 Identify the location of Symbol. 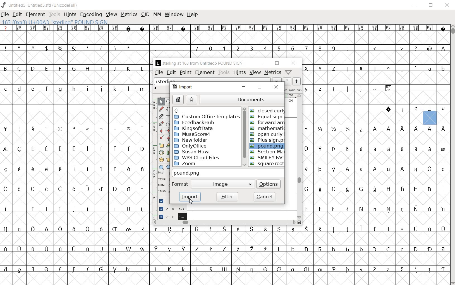
(402, 28).